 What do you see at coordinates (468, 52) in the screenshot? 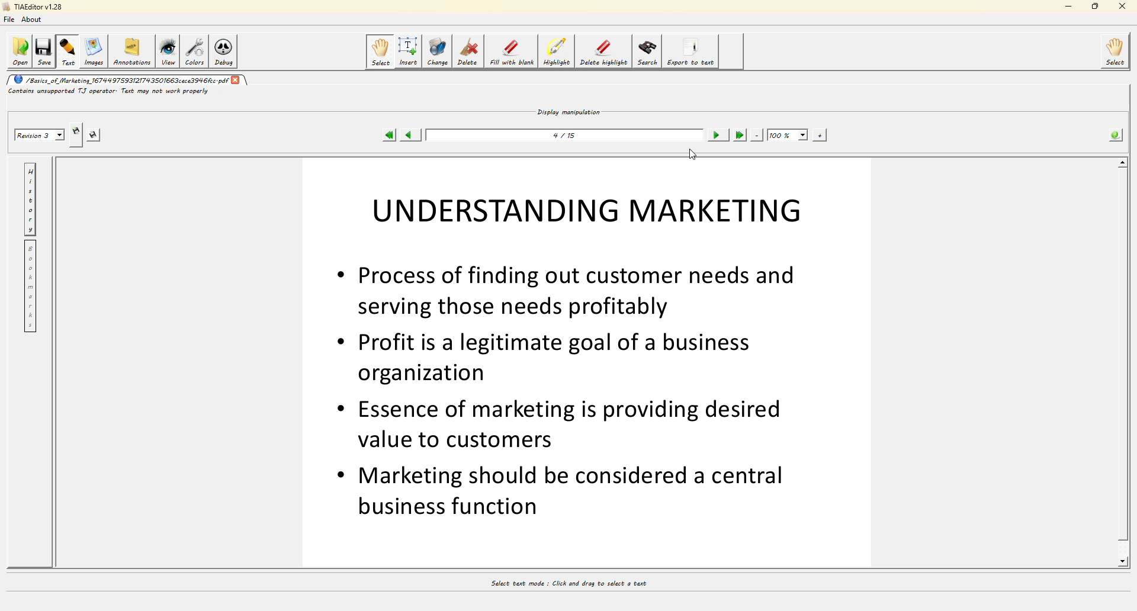
I see `delete` at bounding box center [468, 52].